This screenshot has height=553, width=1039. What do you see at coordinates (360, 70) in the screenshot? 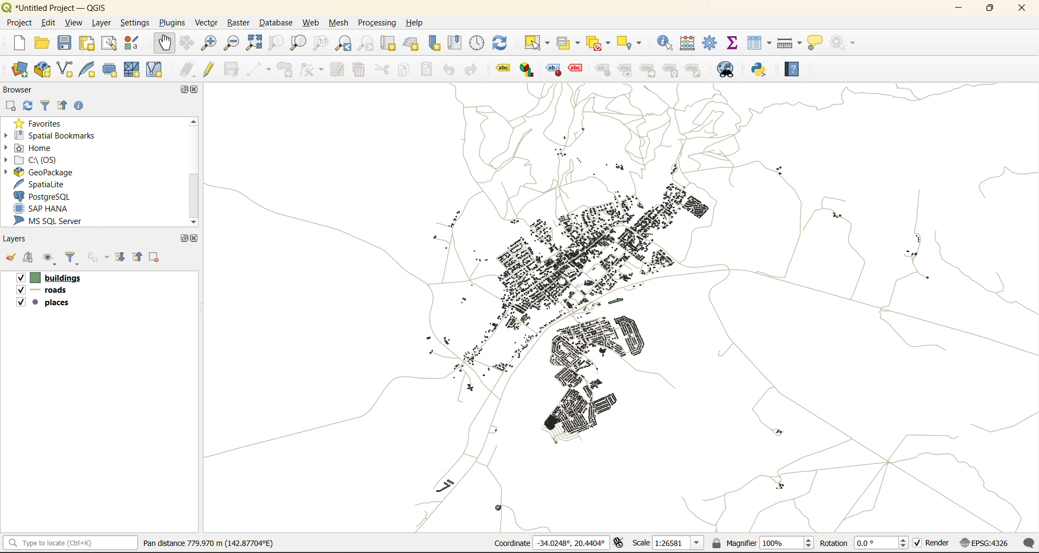
I see `delete` at bounding box center [360, 70].